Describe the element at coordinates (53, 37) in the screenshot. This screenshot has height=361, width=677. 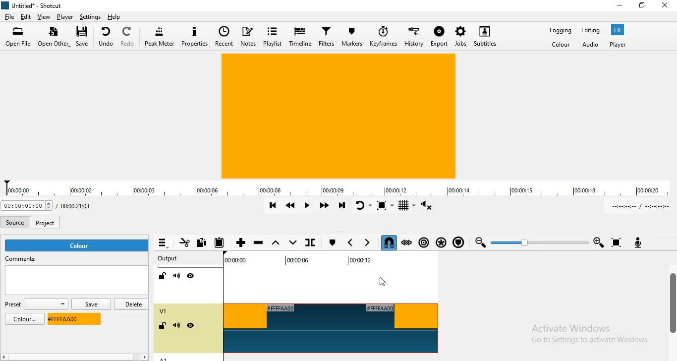
I see `Open other ` at that location.